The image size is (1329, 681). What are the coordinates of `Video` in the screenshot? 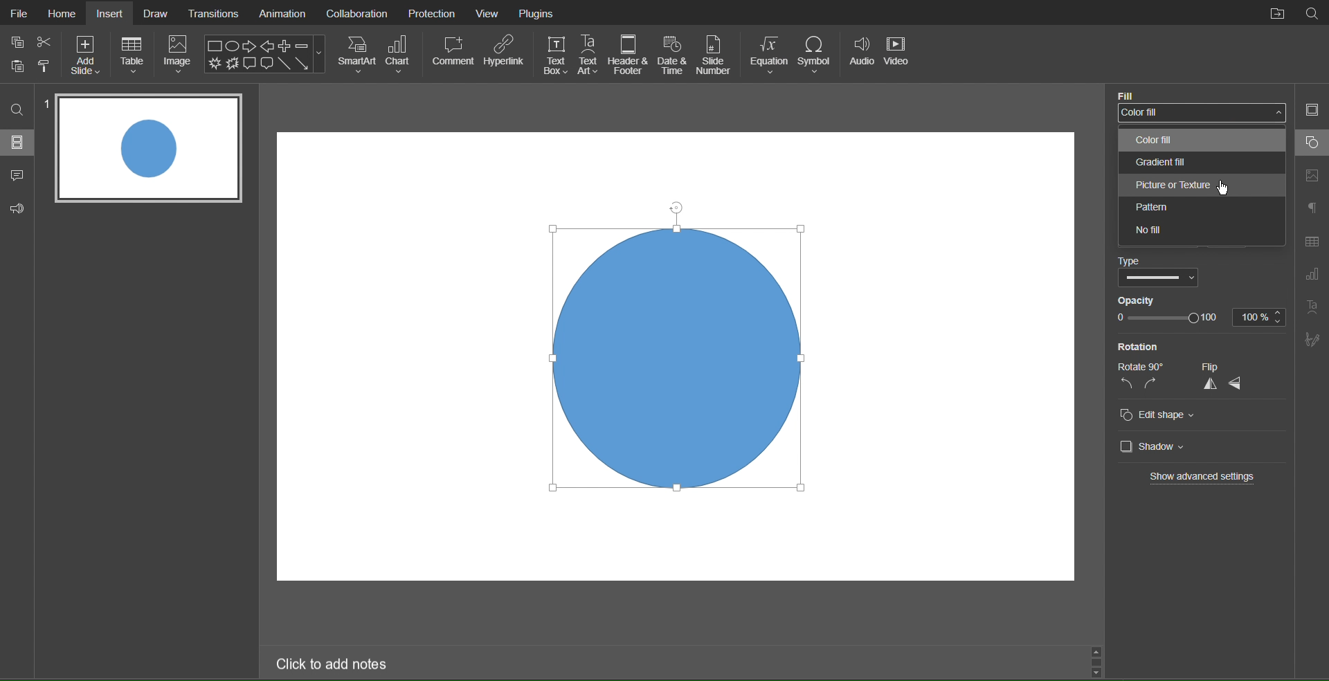 It's located at (899, 56).